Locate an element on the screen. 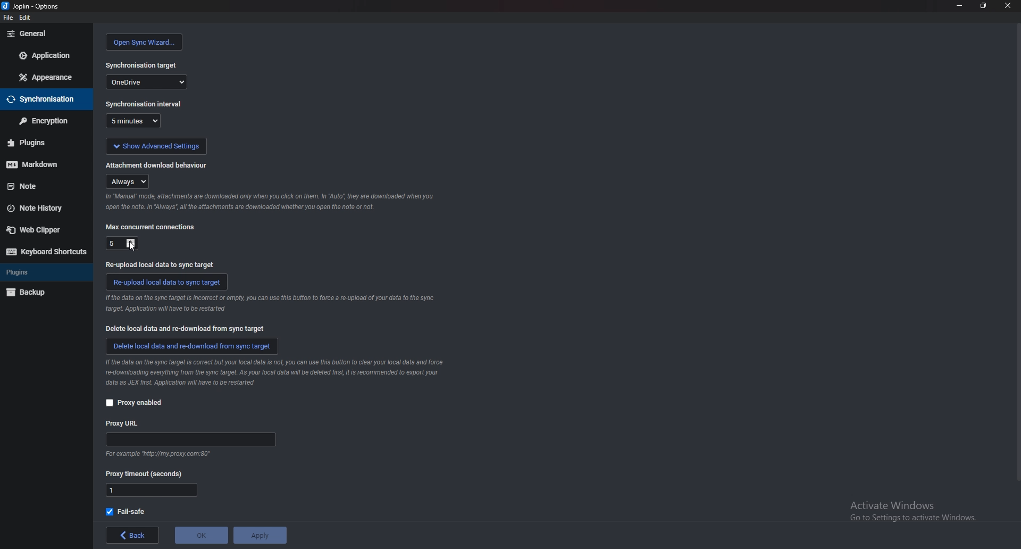 The width and height of the screenshot is (1021, 549). ok is located at coordinates (200, 535).